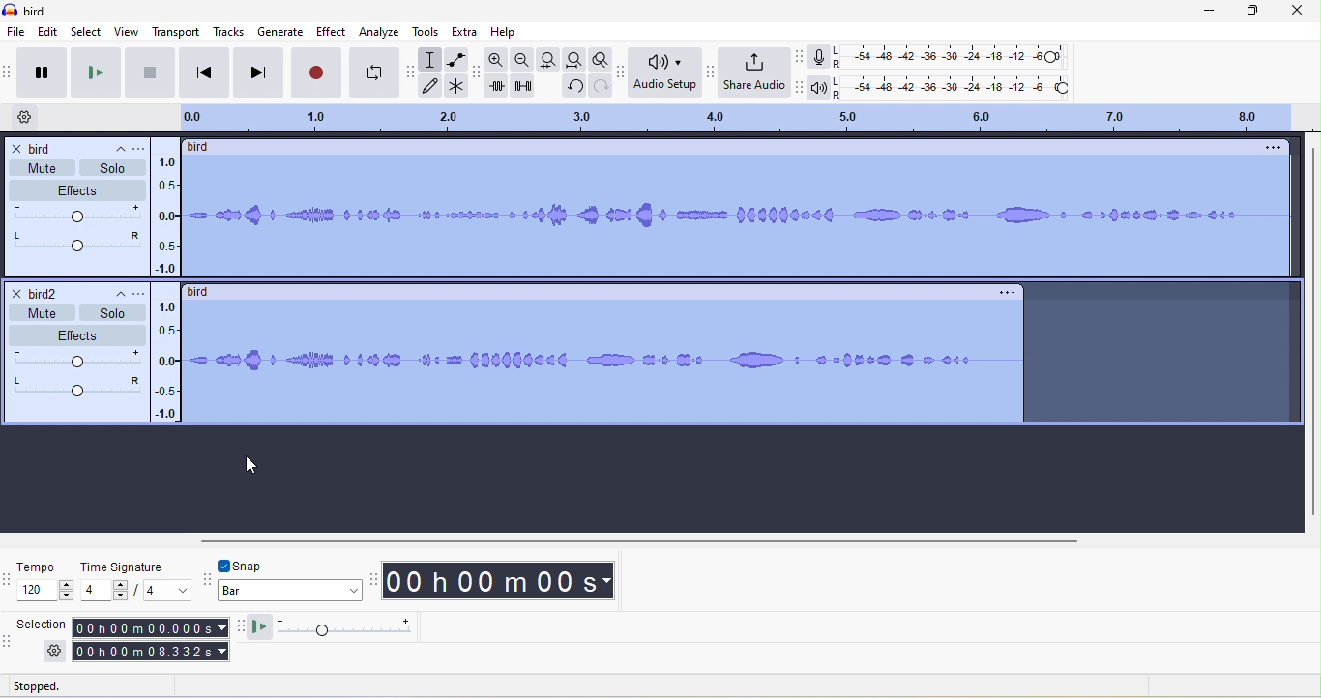  I want to click on volume, so click(79, 358).